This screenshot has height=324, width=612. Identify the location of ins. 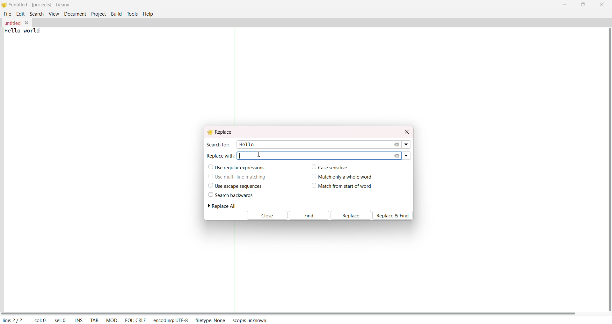
(79, 321).